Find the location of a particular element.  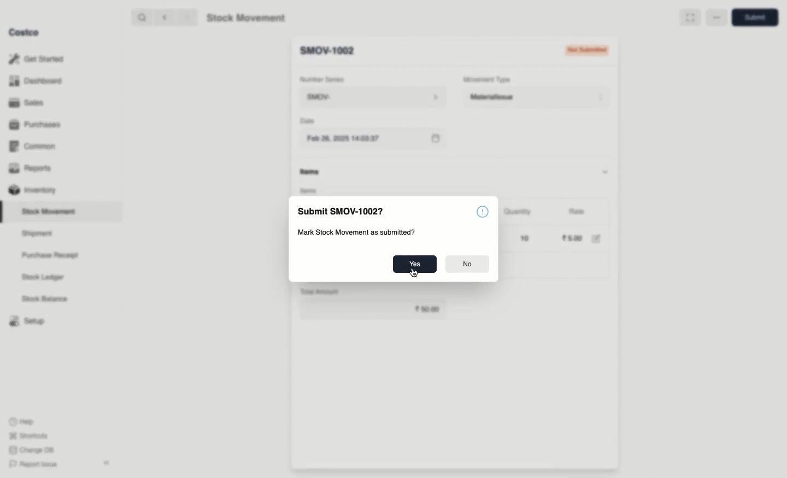

Not Submitted is located at coordinates (586, 51).